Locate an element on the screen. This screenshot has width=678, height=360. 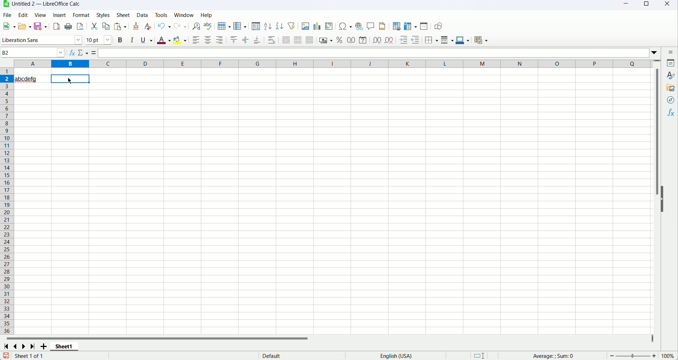
wrap text is located at coordinates (273, 41).